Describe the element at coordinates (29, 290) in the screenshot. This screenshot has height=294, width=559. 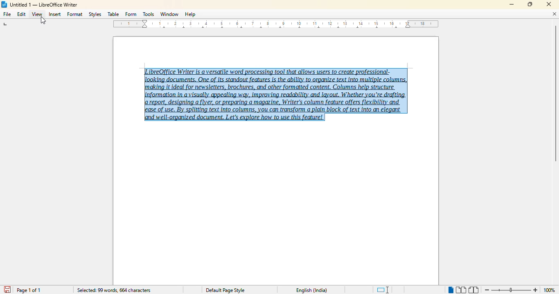
I see `page 1 of 1` at that location.